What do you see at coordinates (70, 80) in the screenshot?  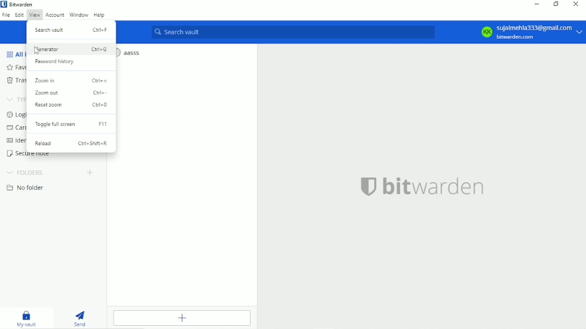 I see `Zoom in` at bounding box center [70, 80].